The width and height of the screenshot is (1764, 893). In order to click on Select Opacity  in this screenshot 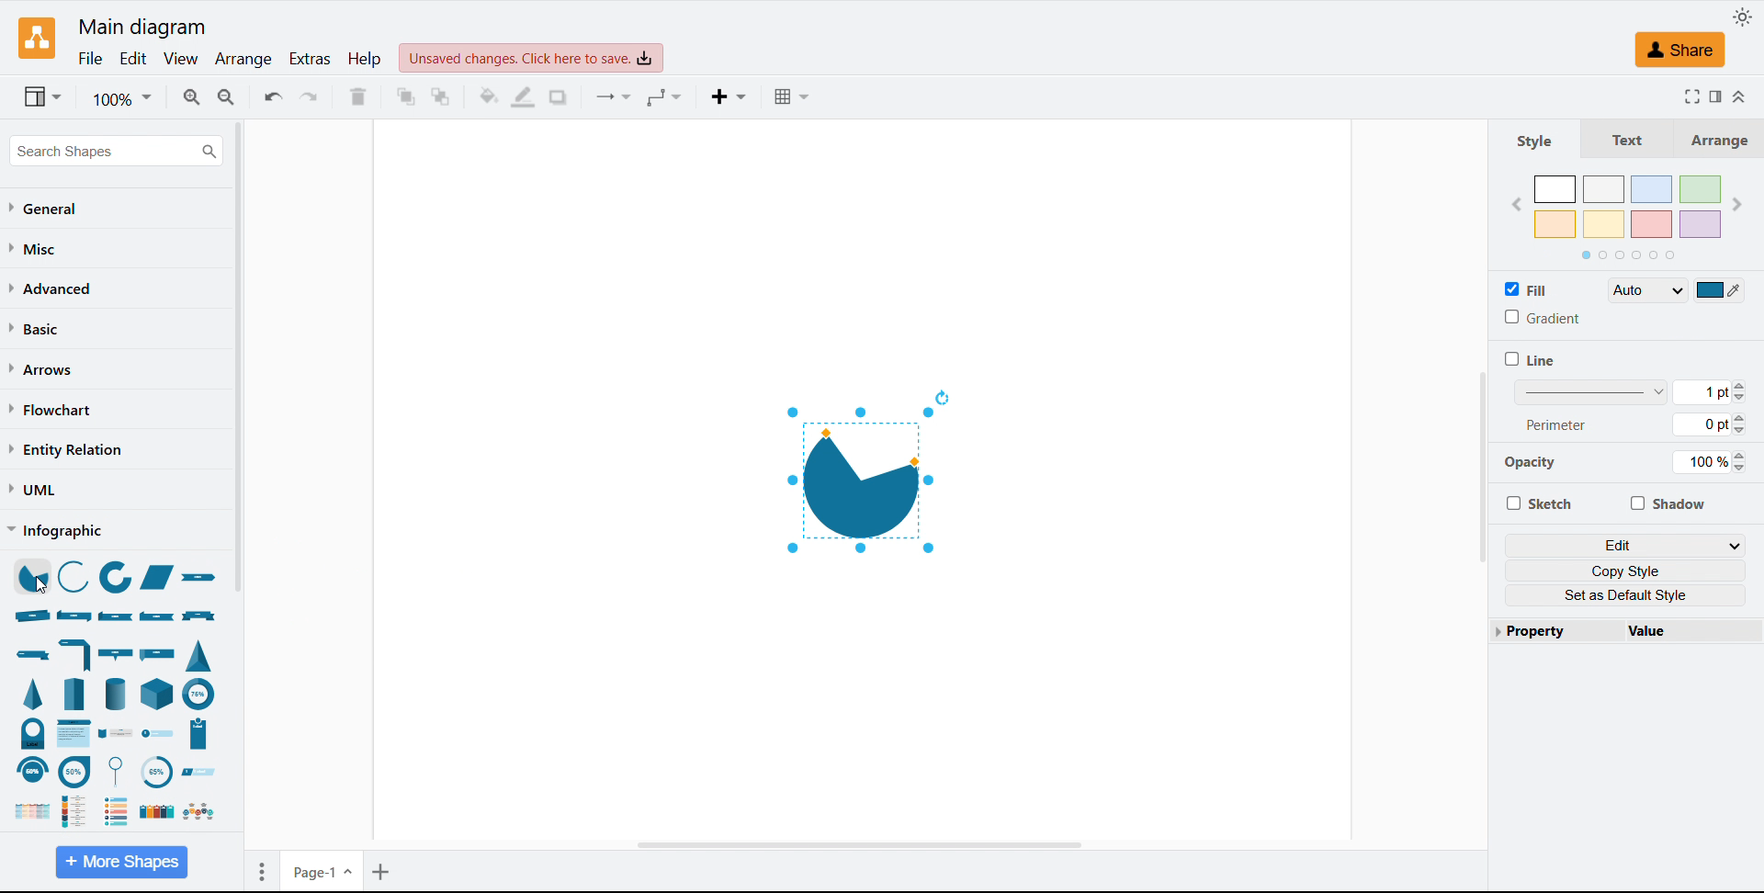, I will do `click(1711, 462)`.